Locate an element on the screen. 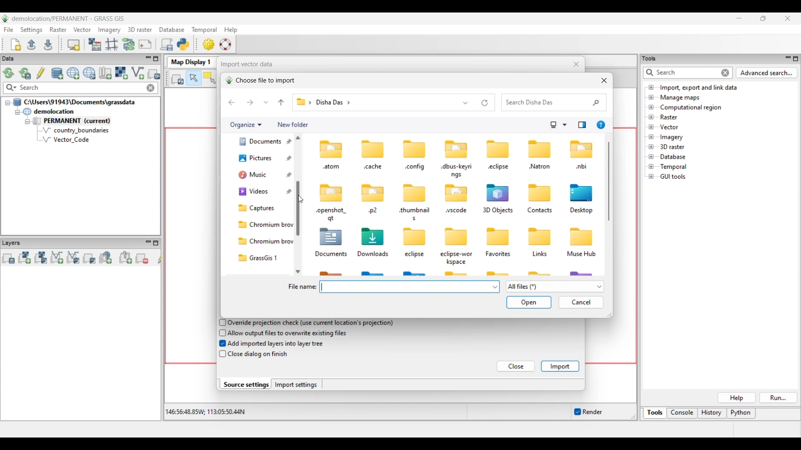 The width and height of the screenshot is (801, 450). Database menu is located at coordinates (172, 30).